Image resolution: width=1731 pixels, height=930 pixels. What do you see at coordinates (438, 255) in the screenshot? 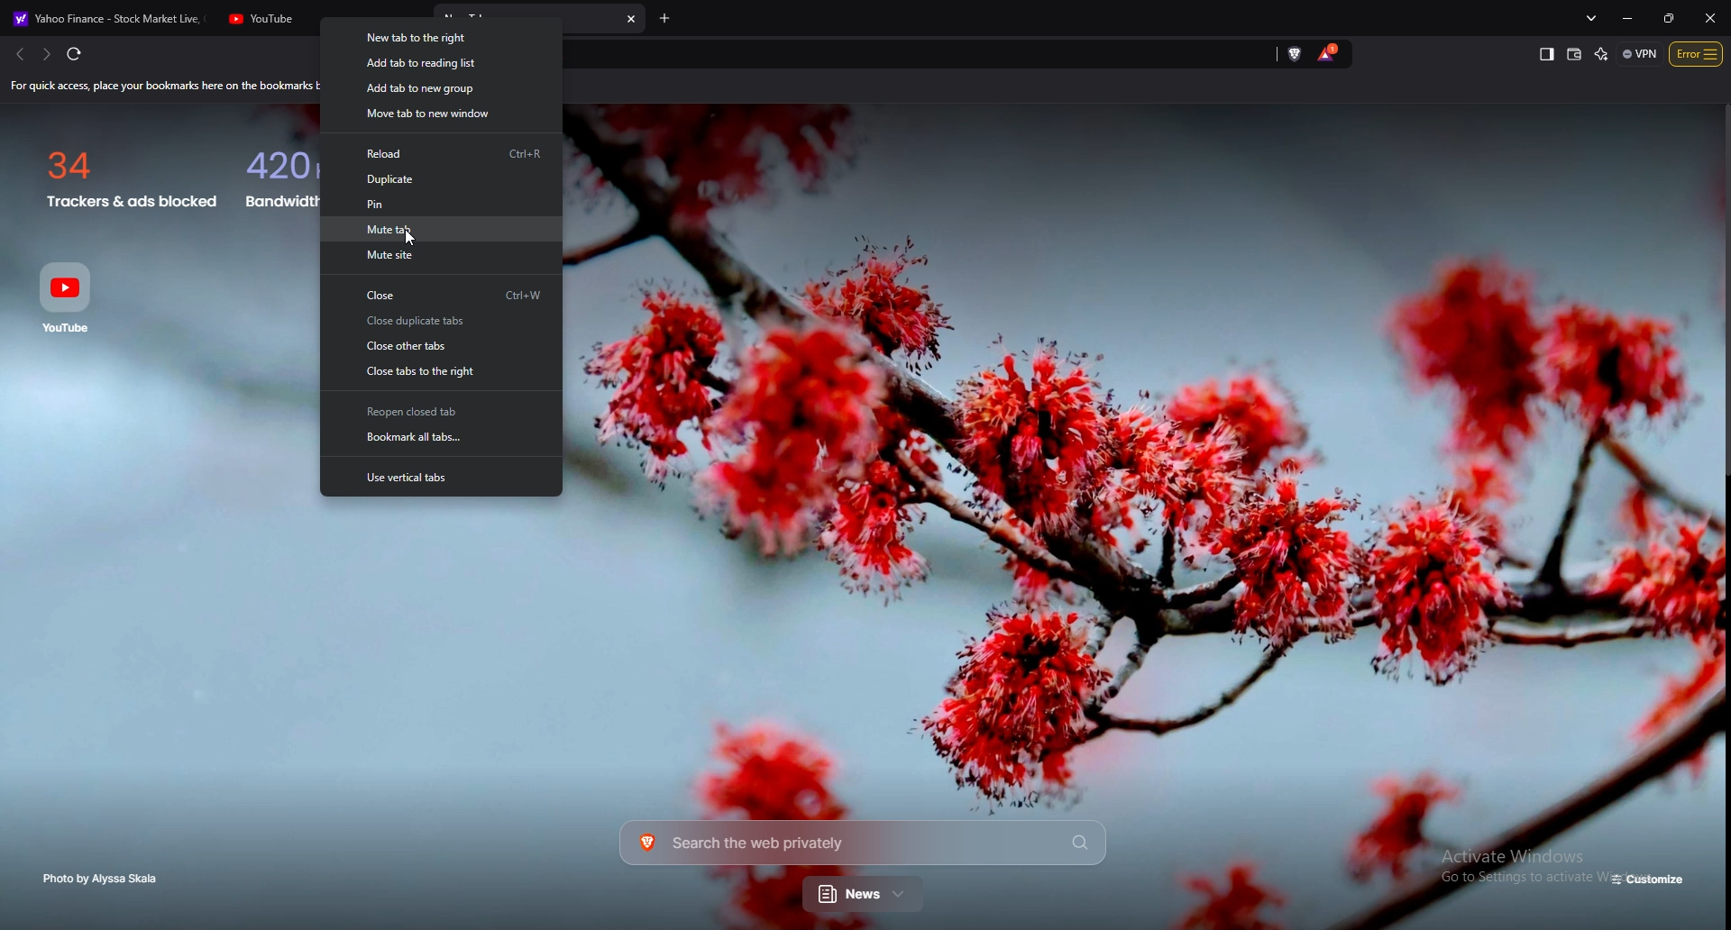
I see `mute site` at bounding box center [438, 255].